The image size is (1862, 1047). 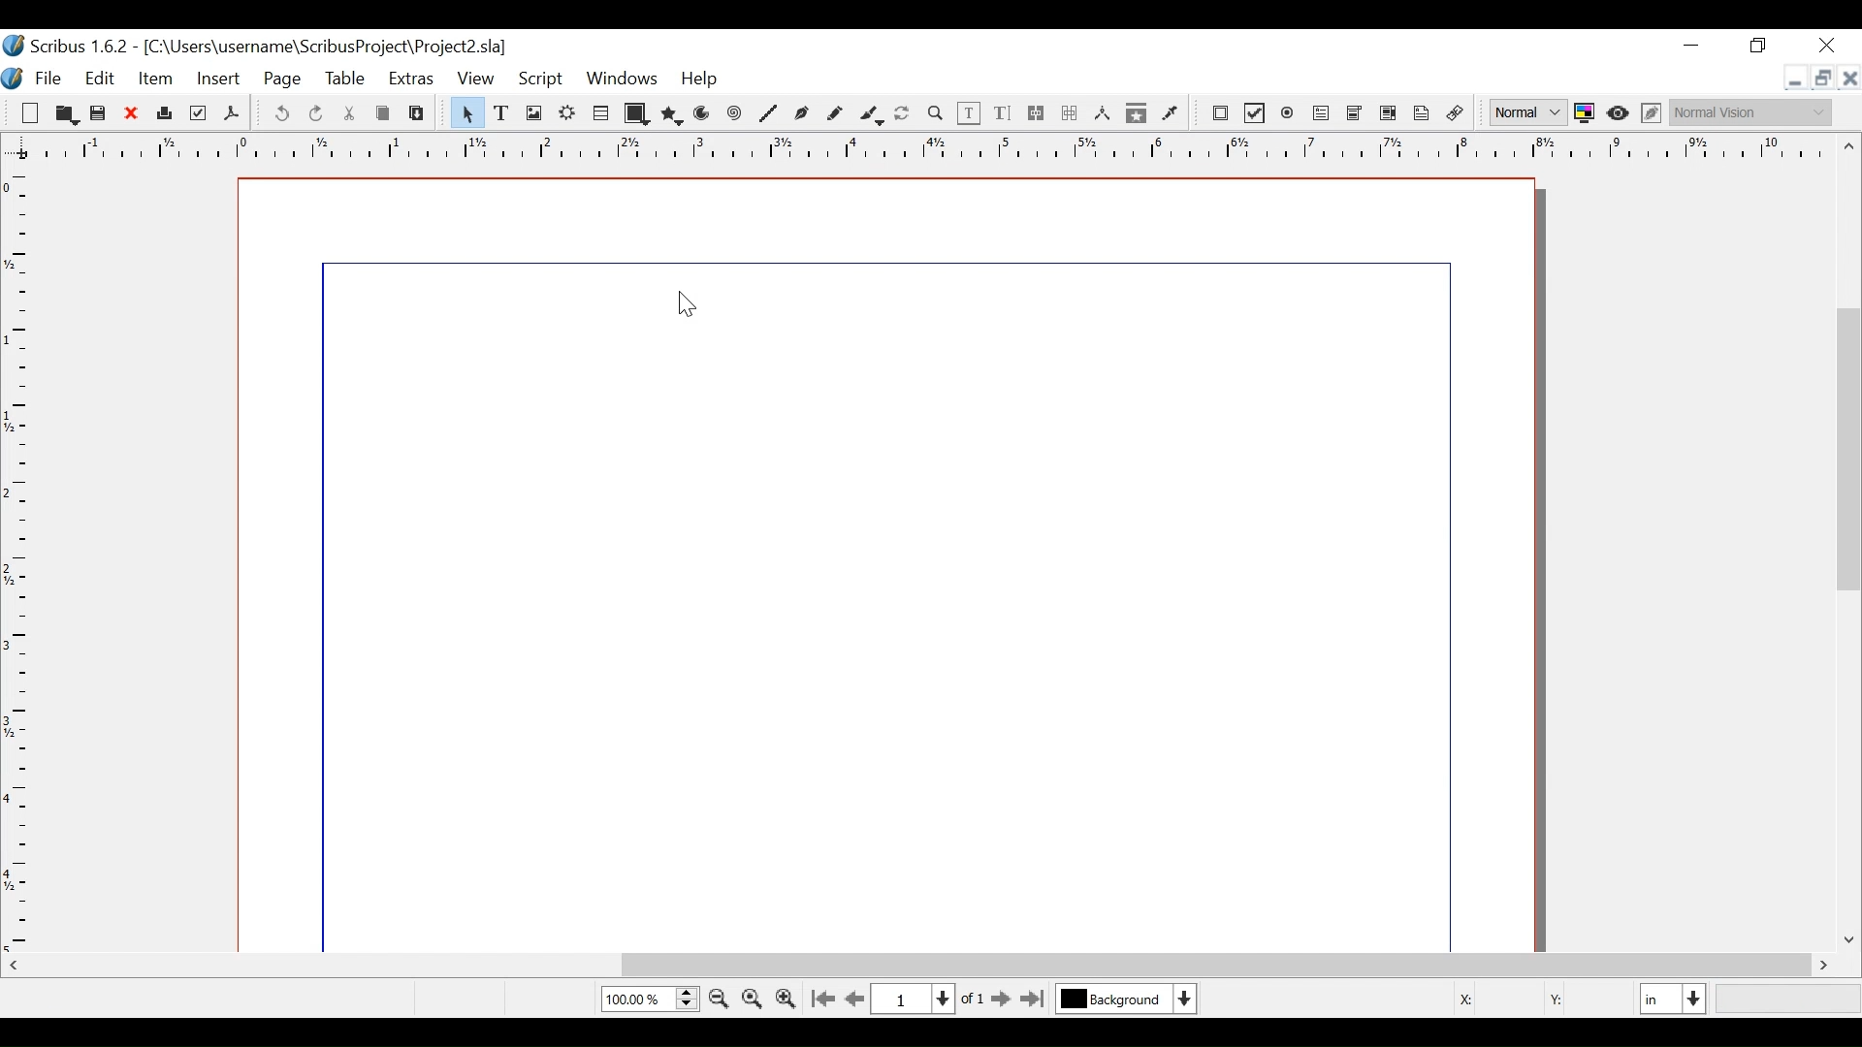 I want to click on Shape, so click(x=638, y=114).